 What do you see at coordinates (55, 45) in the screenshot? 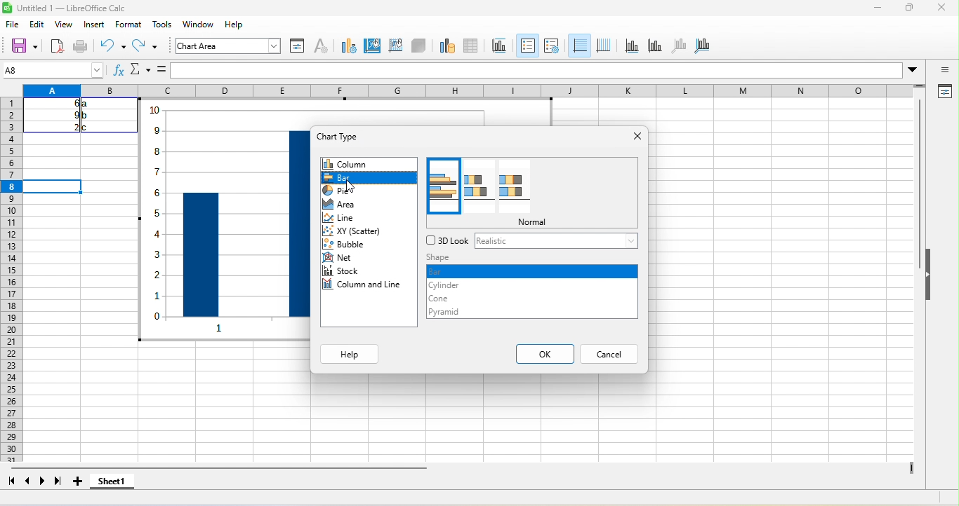
I see `open` at bounding box center [55, 45].